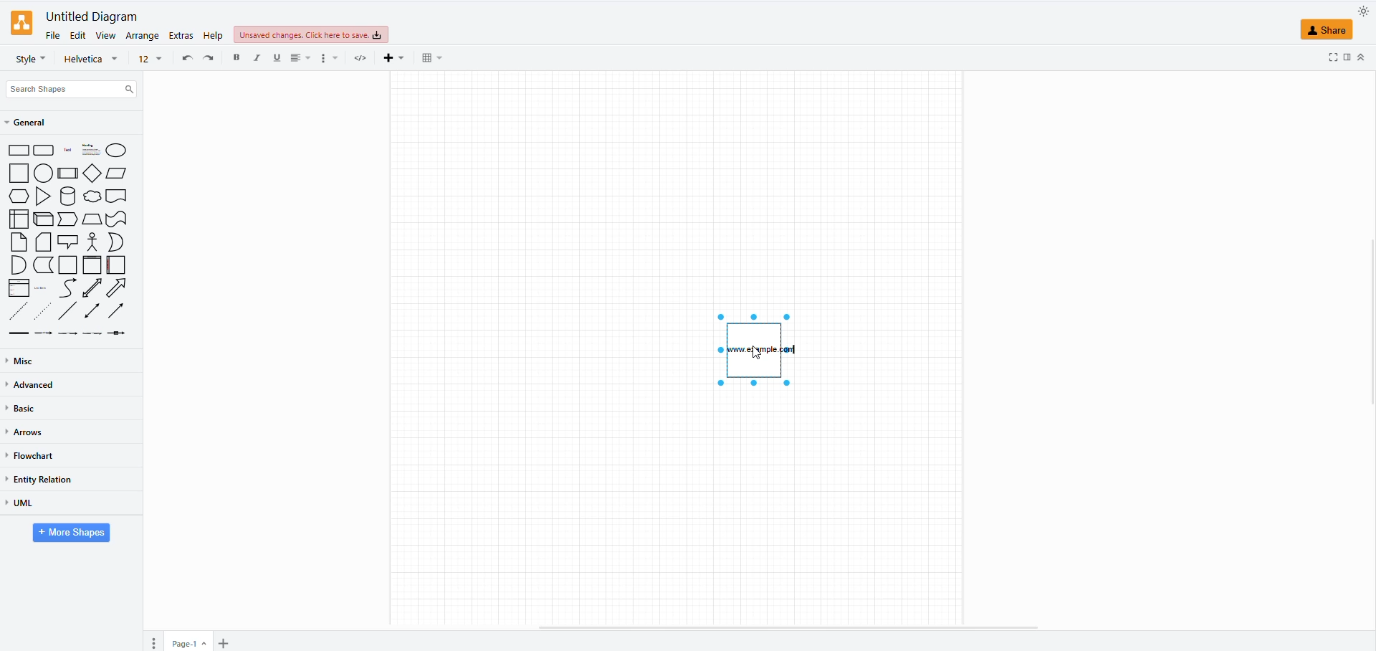 The image size is (1376, 651). Describe the element at coordinates (118, 174) in the screenshot. I see `parellelogram` at that location.